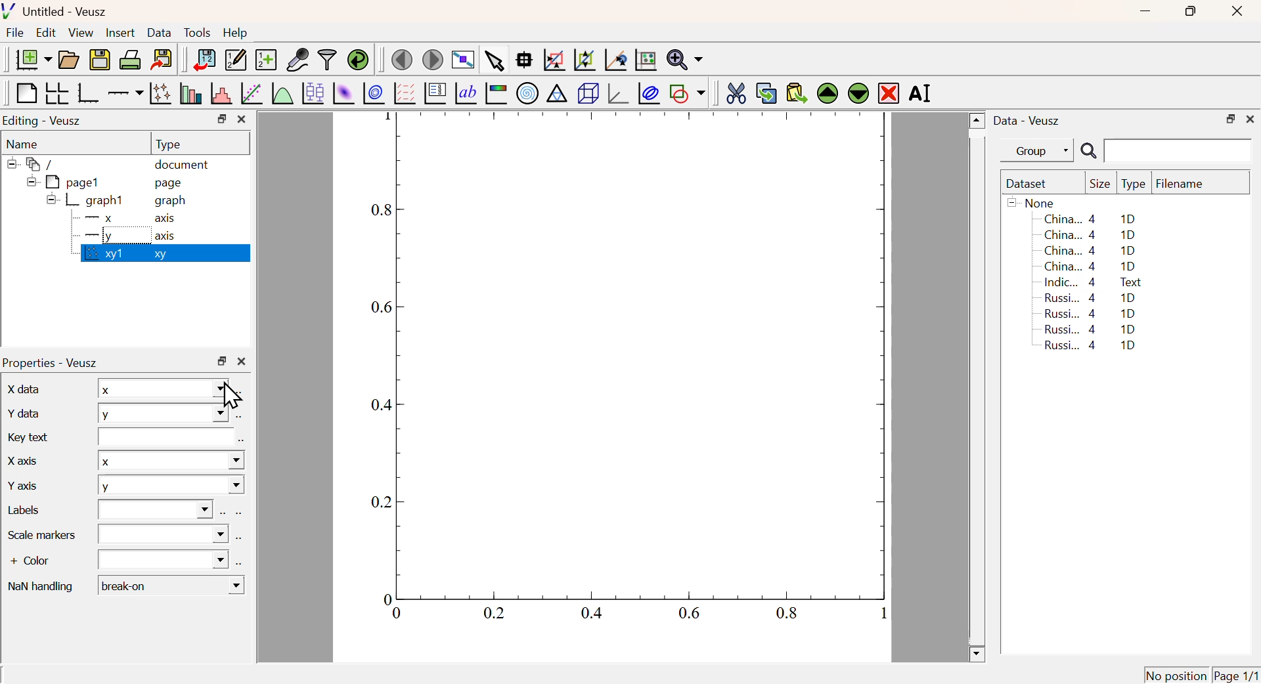 The height and width of the screenshot is (684, 1261). Describe the element at coordinates (434, 93) in the screenshot. I see `Plot Key` at that location.